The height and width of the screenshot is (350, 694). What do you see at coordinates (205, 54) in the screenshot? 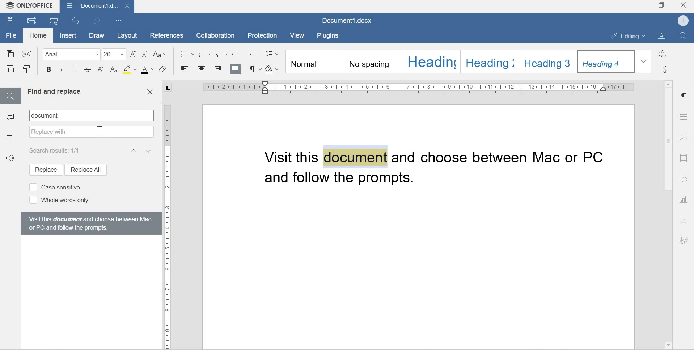
I see `Numbering` at bounding box center [205, 54].